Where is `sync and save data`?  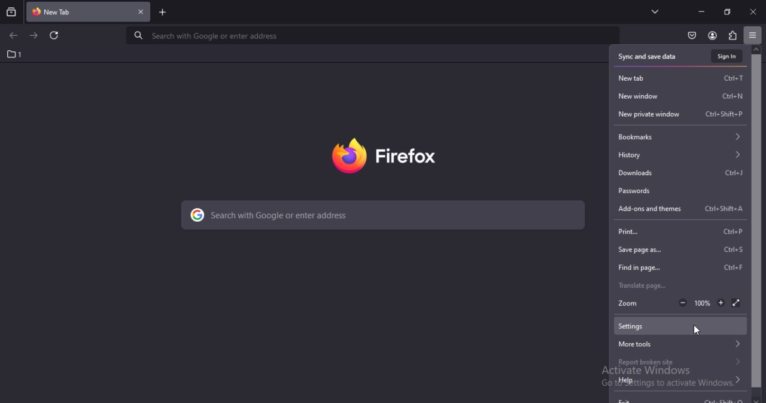 sync and save data is located at coordinates (650, 56).